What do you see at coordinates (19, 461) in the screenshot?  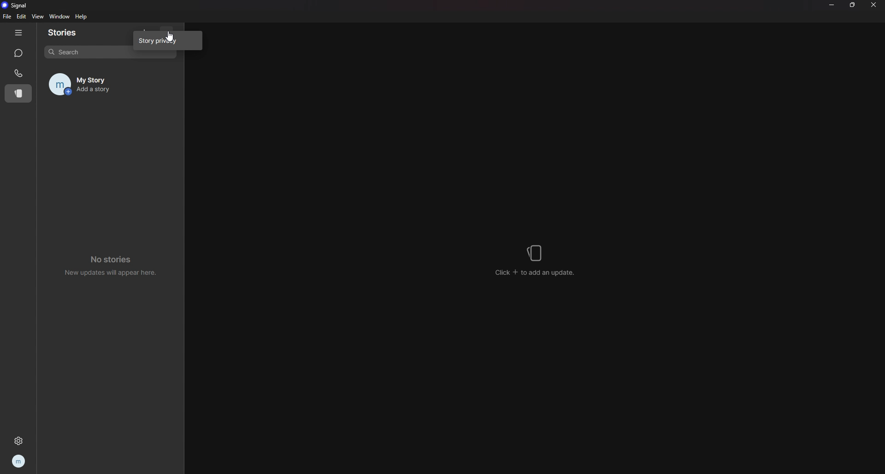 I see `profile` at bounding box center [19, 461].